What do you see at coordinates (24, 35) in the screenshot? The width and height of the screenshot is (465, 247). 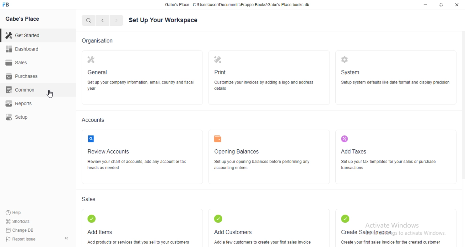 I see `Get Started` at bounding box center [24, 35].